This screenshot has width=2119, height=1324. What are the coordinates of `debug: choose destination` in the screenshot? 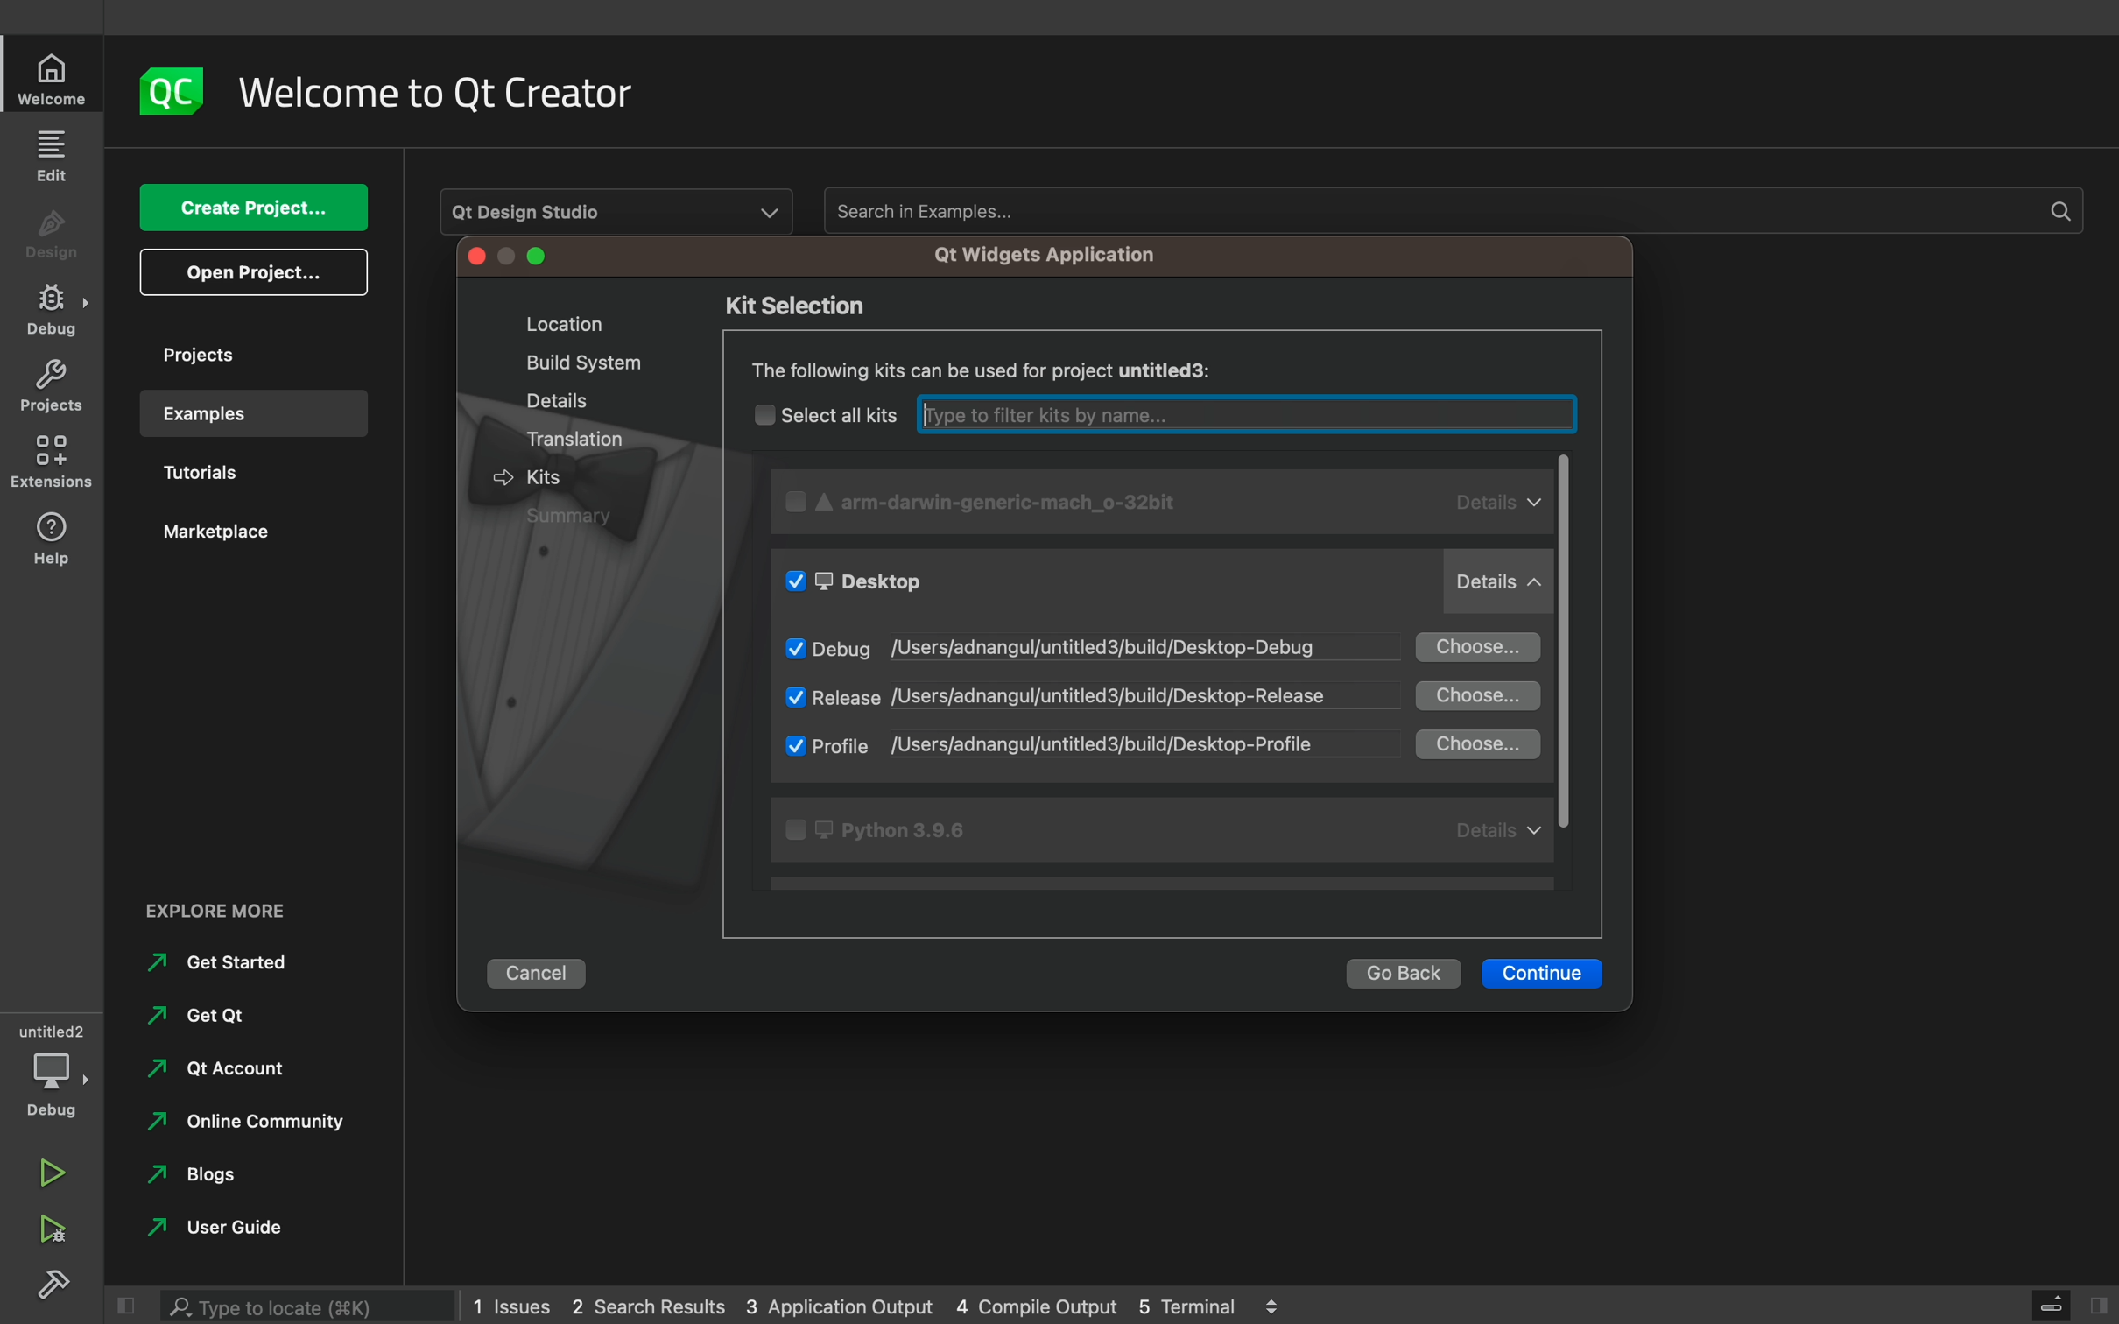 It's located at (1179, 647).